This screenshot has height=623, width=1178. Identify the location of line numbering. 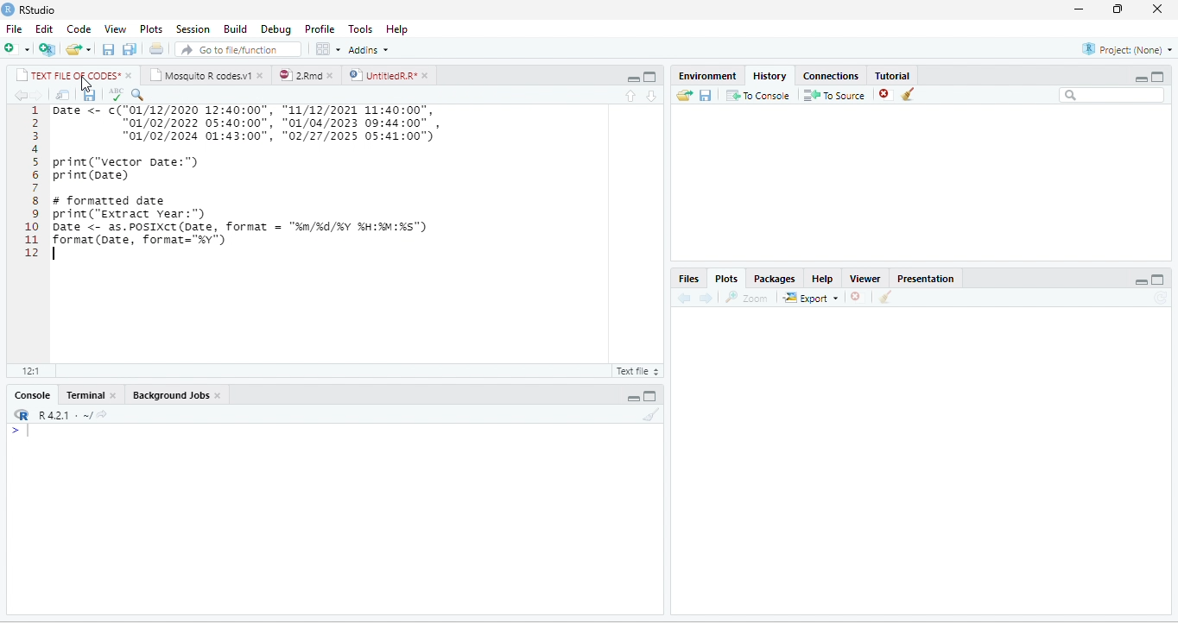
(32, 181).